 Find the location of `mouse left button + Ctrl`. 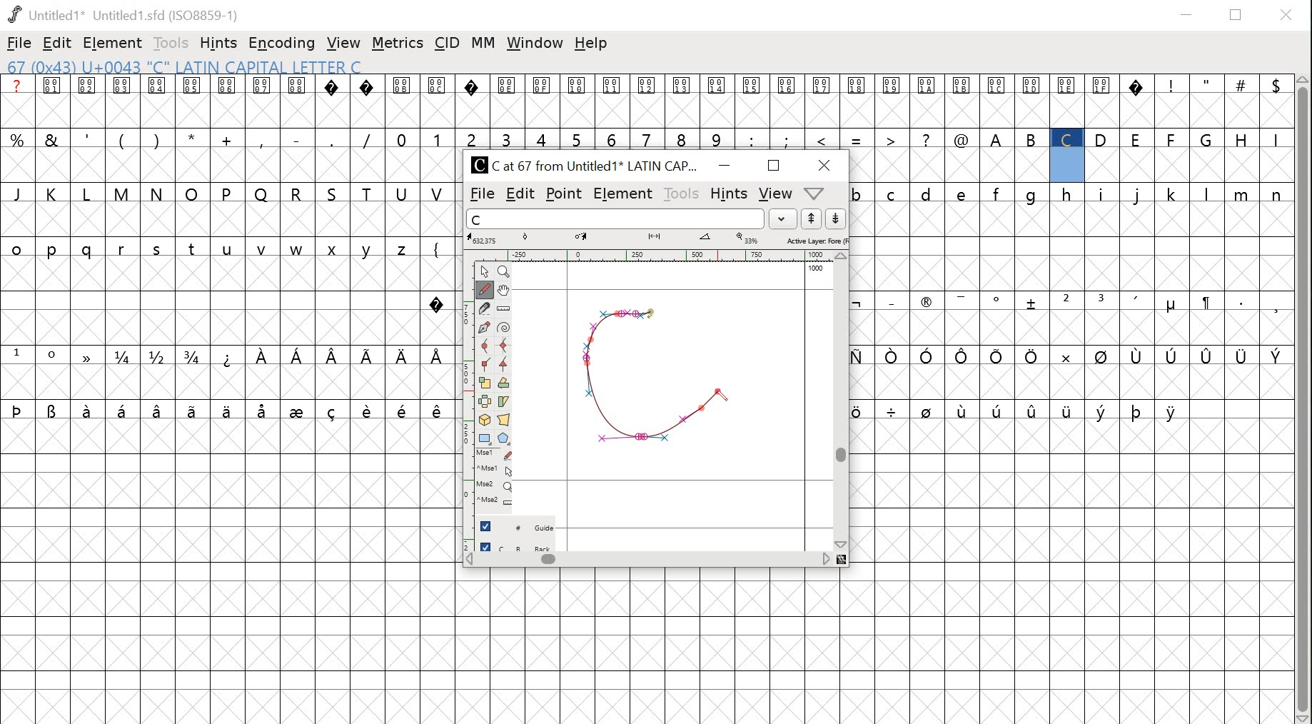

mouse left button + Ctrl is located at coordinates (497, 471).